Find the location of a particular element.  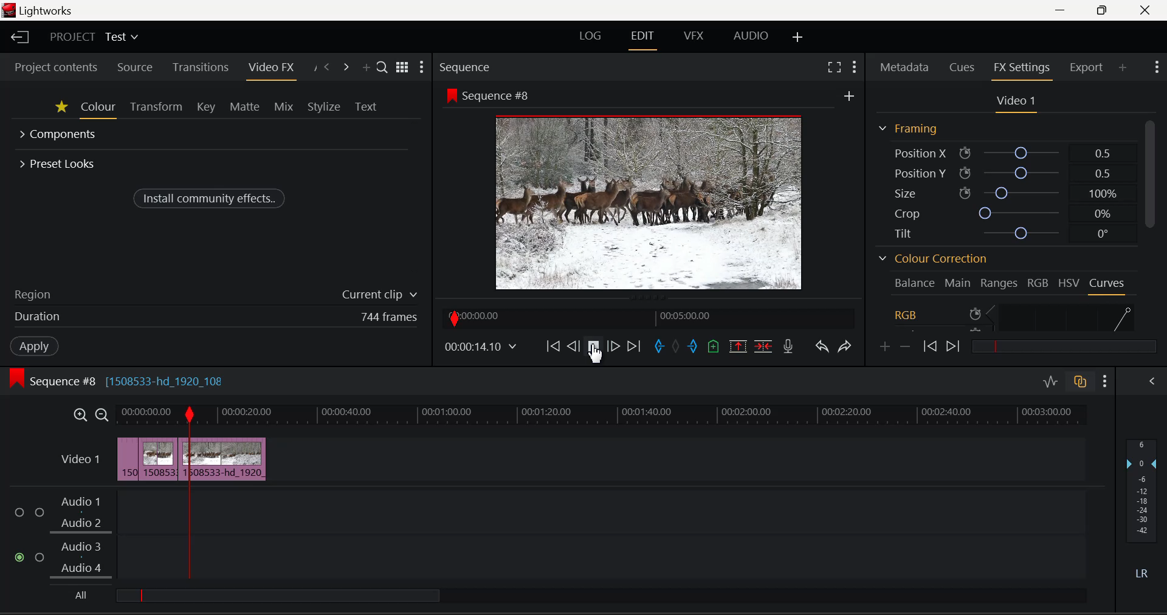

EDIT Layout Open is located at coordinates (644, 37).